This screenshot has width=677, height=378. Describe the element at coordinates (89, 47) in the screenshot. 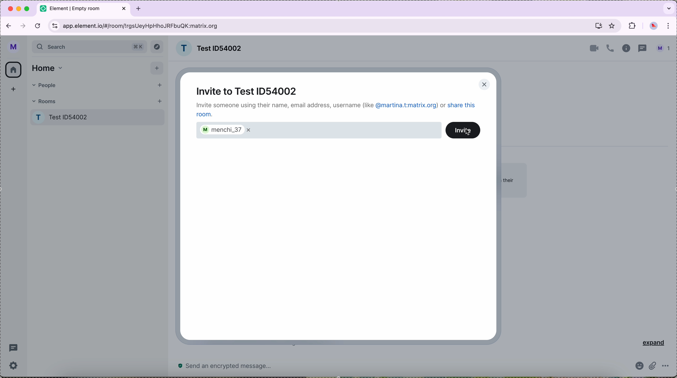

I see `search bar` at that location.